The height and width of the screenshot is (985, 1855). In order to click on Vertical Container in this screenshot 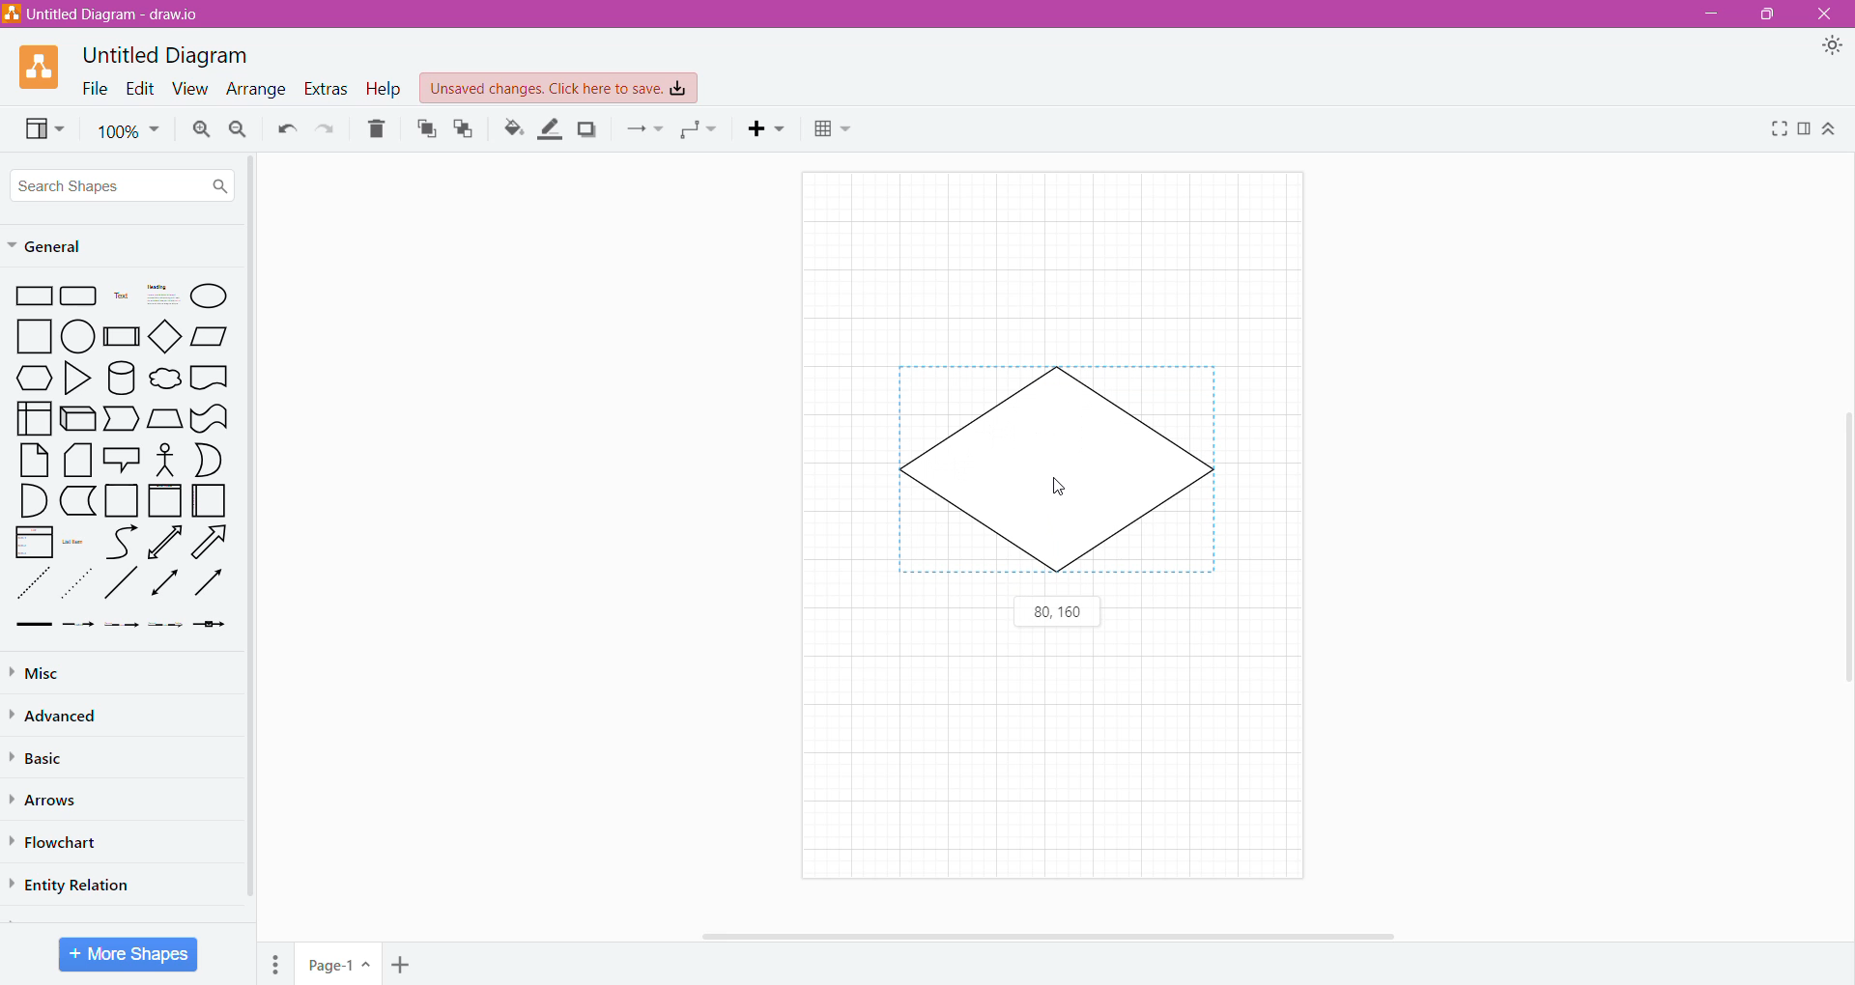, I will do `click(164, 502)`.